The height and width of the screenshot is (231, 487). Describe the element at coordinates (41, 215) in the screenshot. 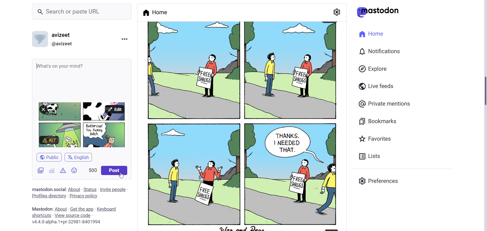

I see `Shortcuts` at that location.